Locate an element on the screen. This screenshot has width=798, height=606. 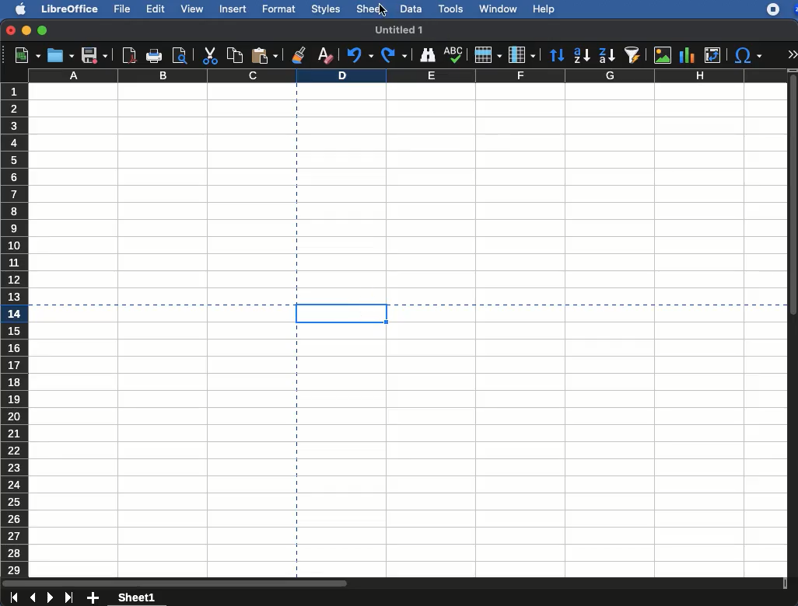
untitled 1 is located at coordinates (401, 30).